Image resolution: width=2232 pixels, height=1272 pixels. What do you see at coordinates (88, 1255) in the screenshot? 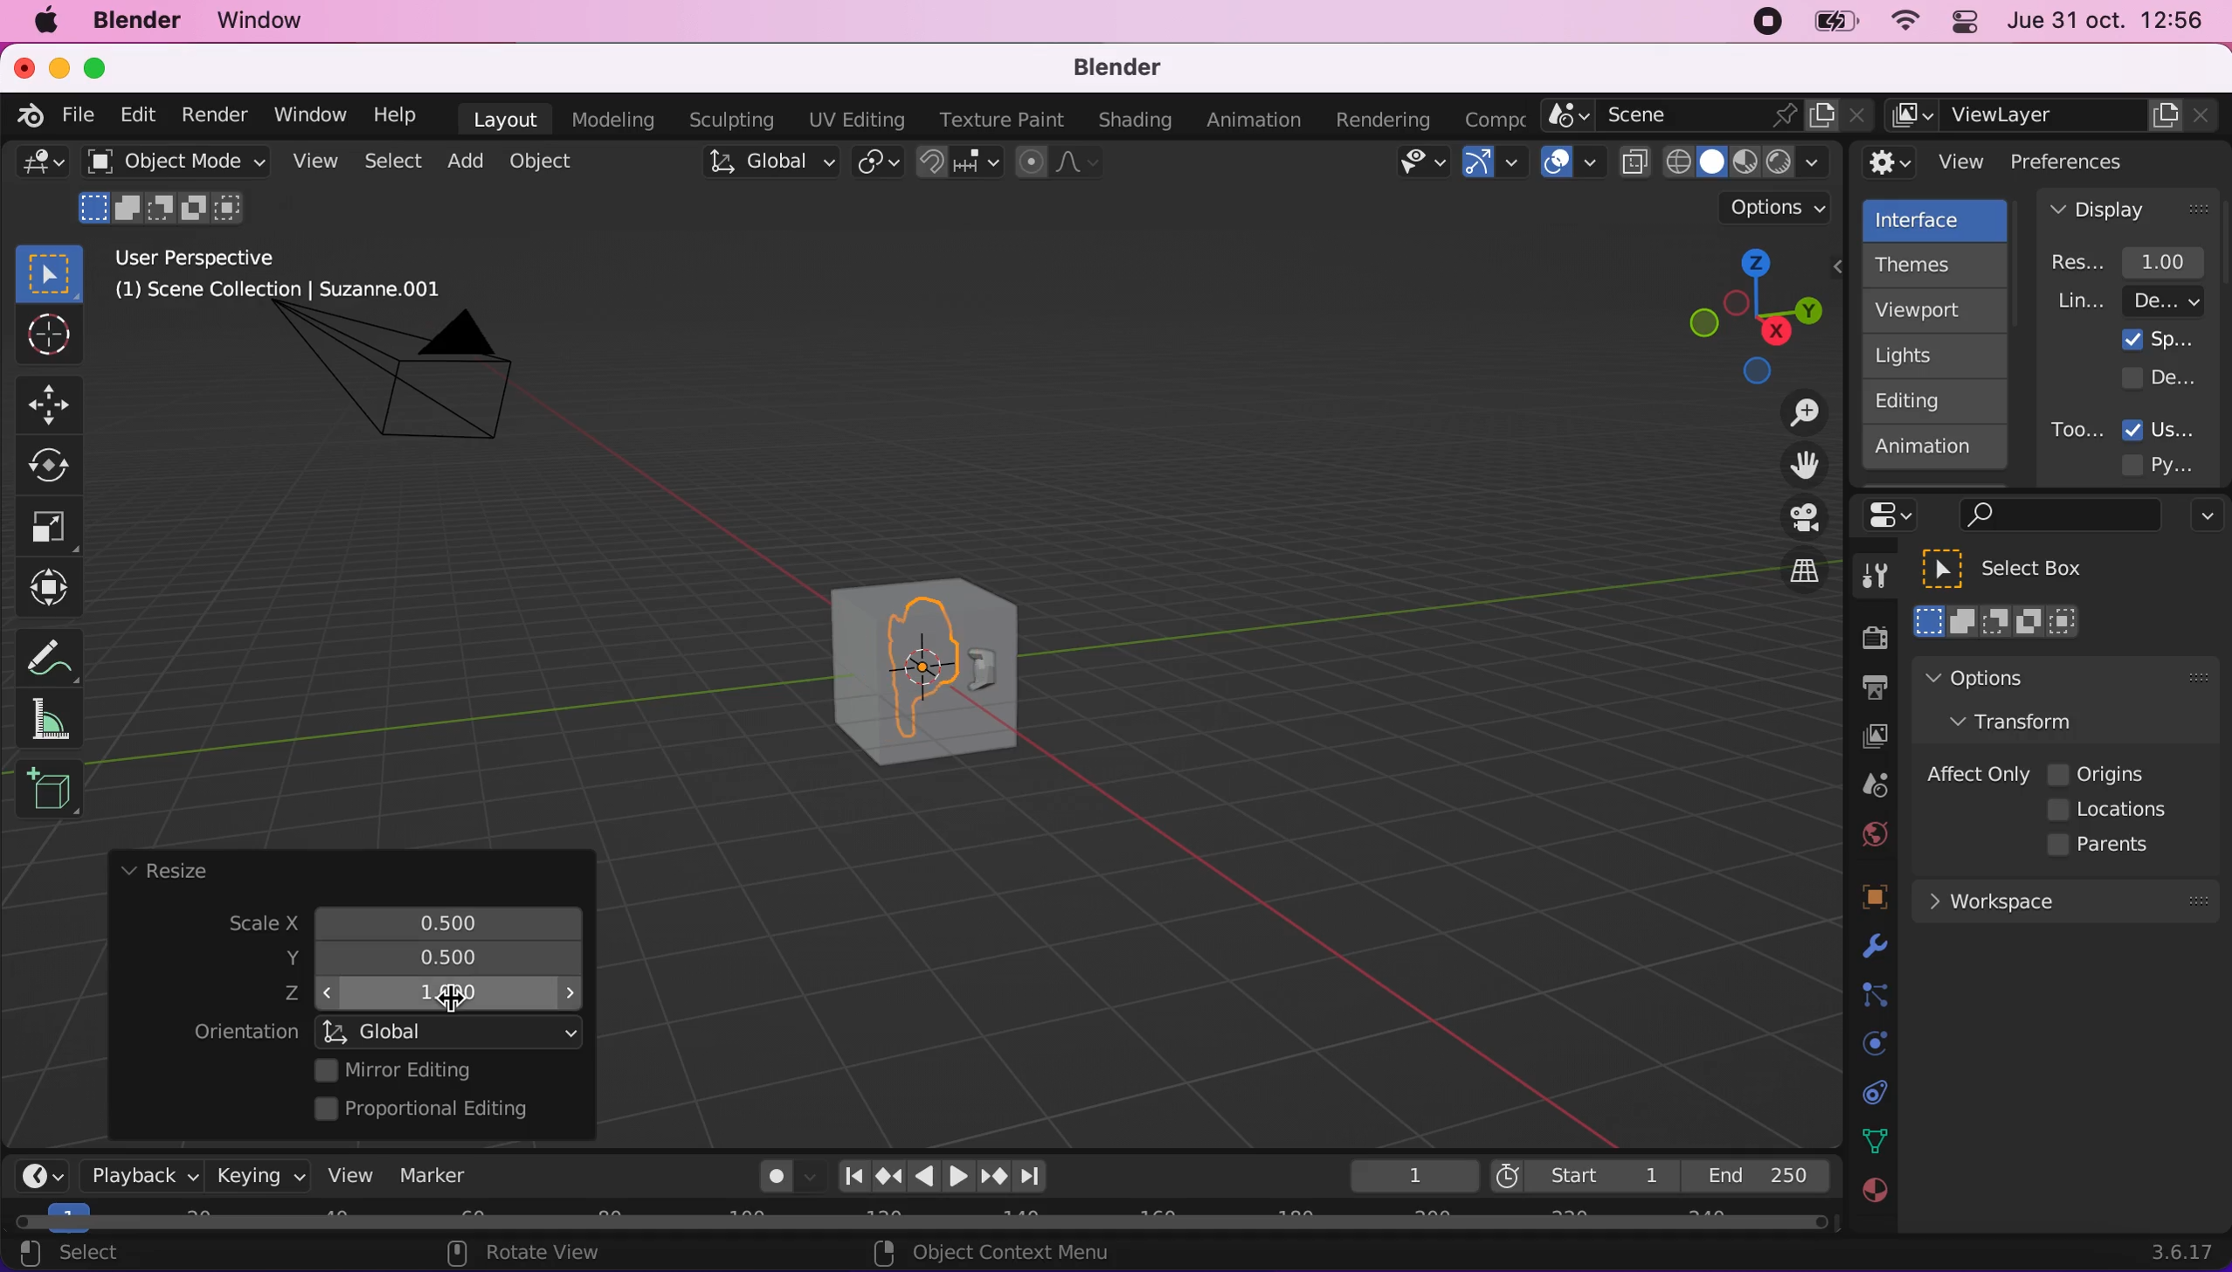
I see `select` at bounding box center [88, 1255].